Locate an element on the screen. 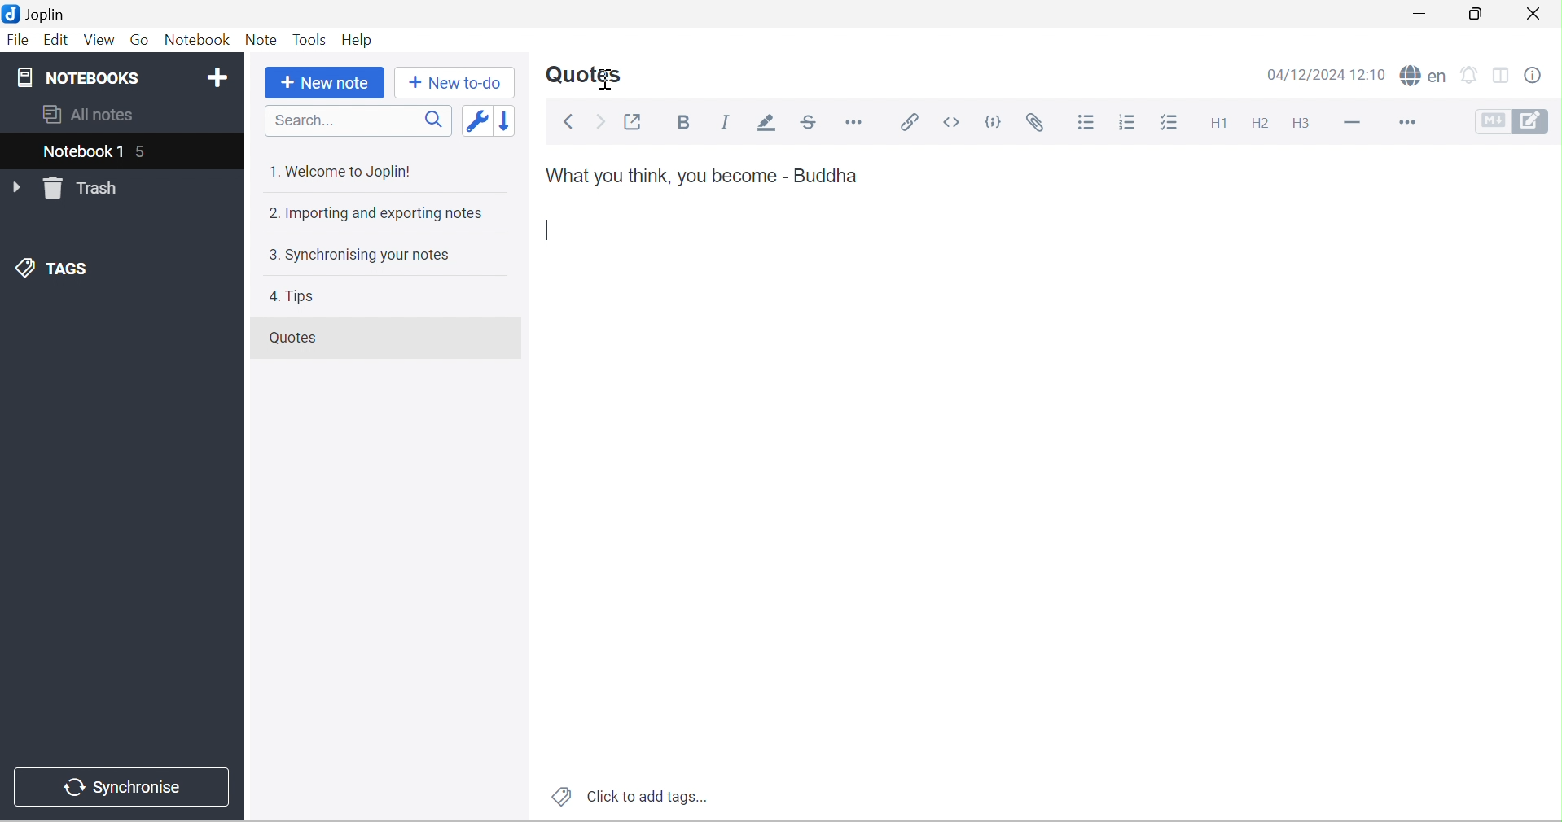  Minimize is located at coordinates (1422, 14).